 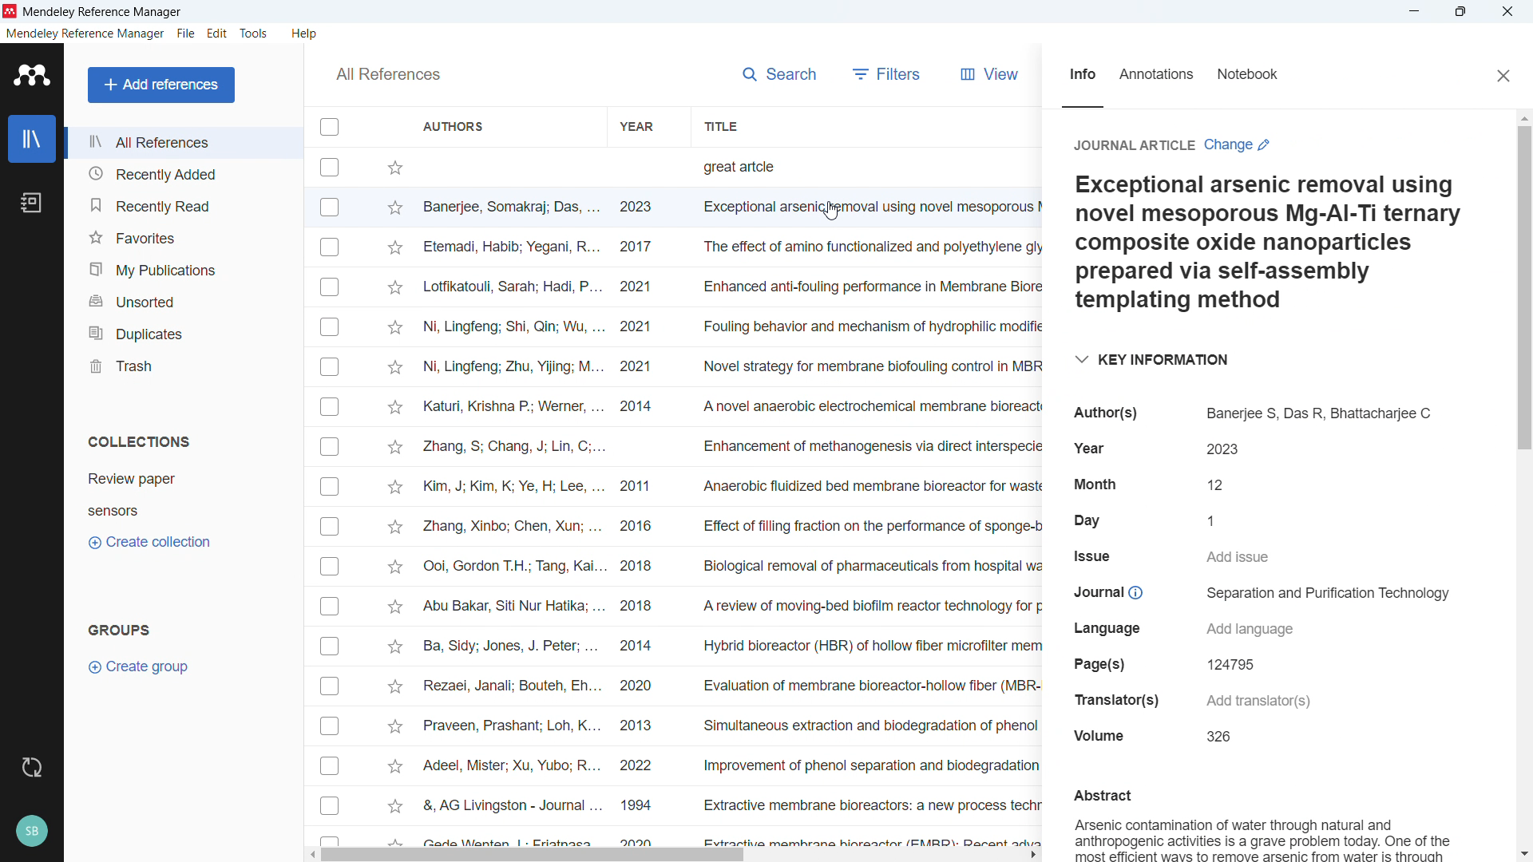 What do you see at coordinates (990, 74) in the screenshot?
I see `View` at bounding box center [990, 74].